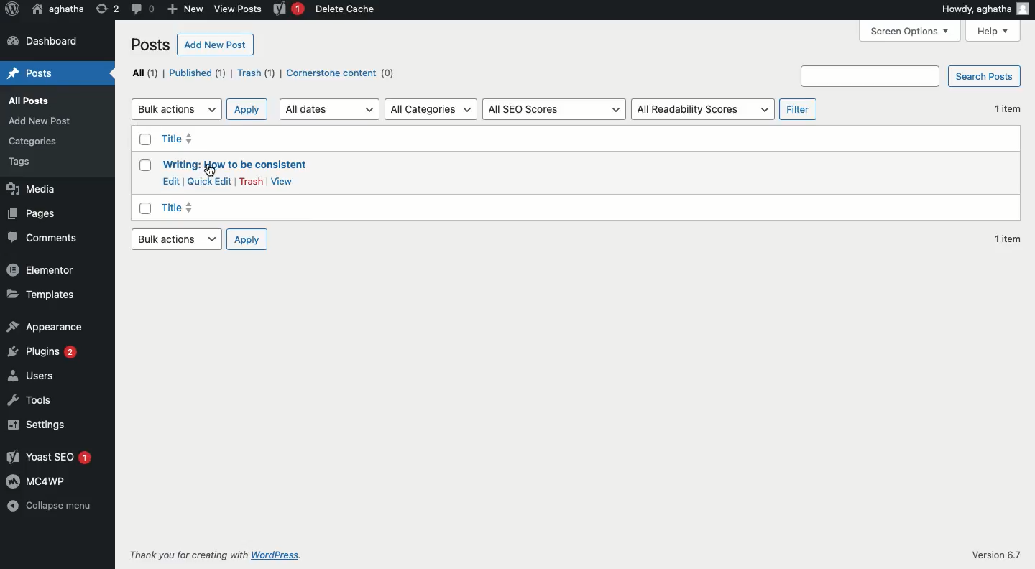 The height and width of the screenshot is (569, 1035). Describe the element at coordinates (983, 75) in the screenshot. I see `Search posts` at that location.